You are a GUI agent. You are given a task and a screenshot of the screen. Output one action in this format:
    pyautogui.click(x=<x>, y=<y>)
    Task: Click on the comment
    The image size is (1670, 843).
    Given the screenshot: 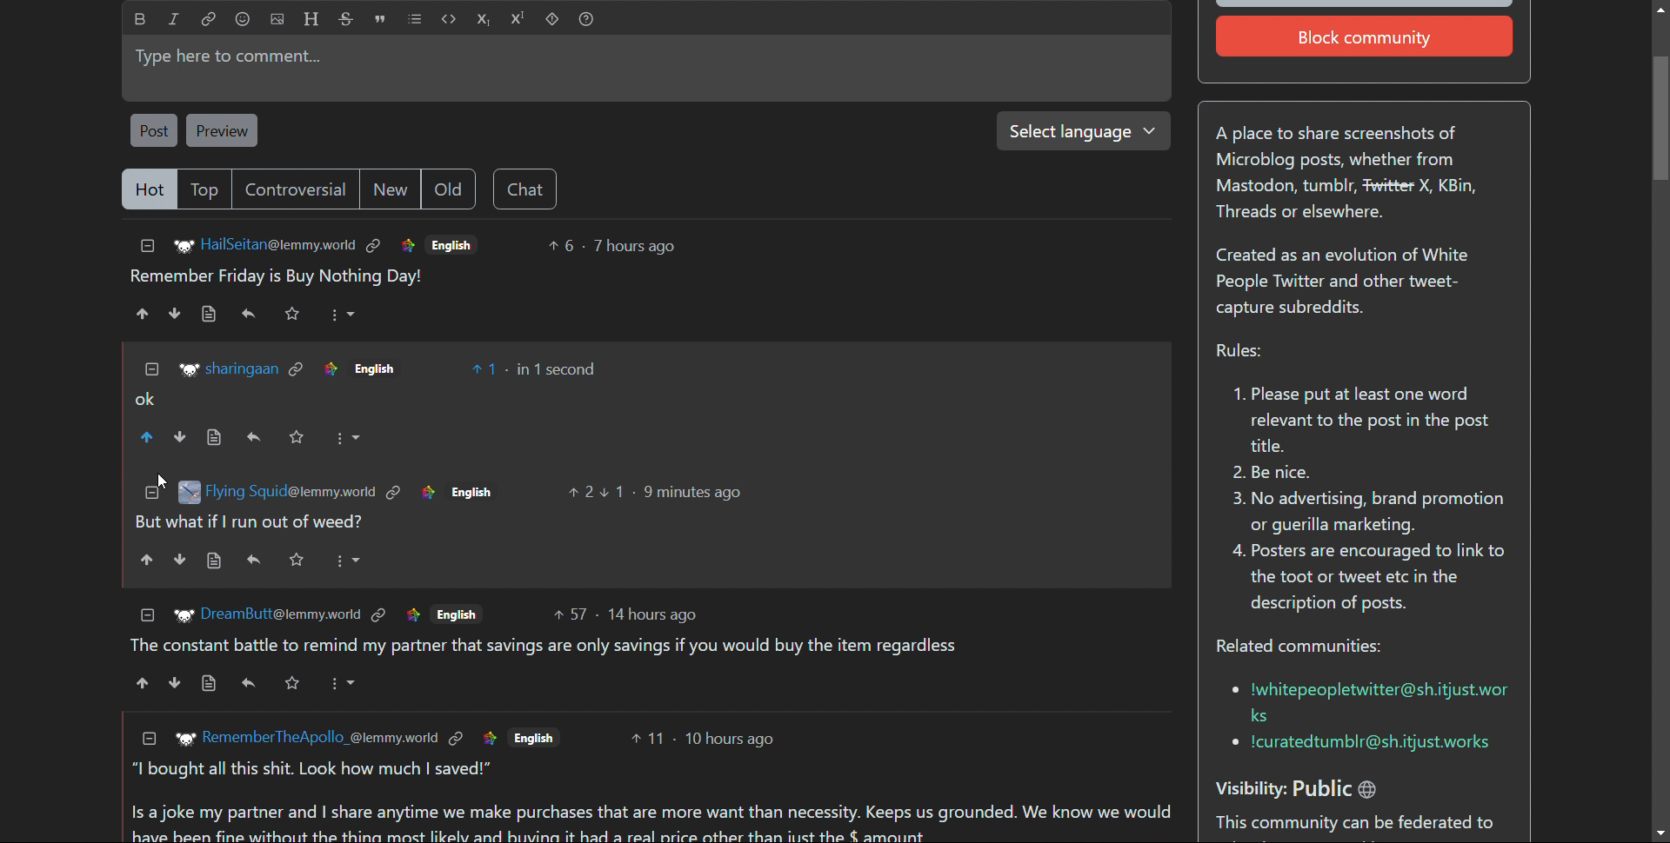 What is the action you would take?
    pyautogui.click(x=277, y=277)
    